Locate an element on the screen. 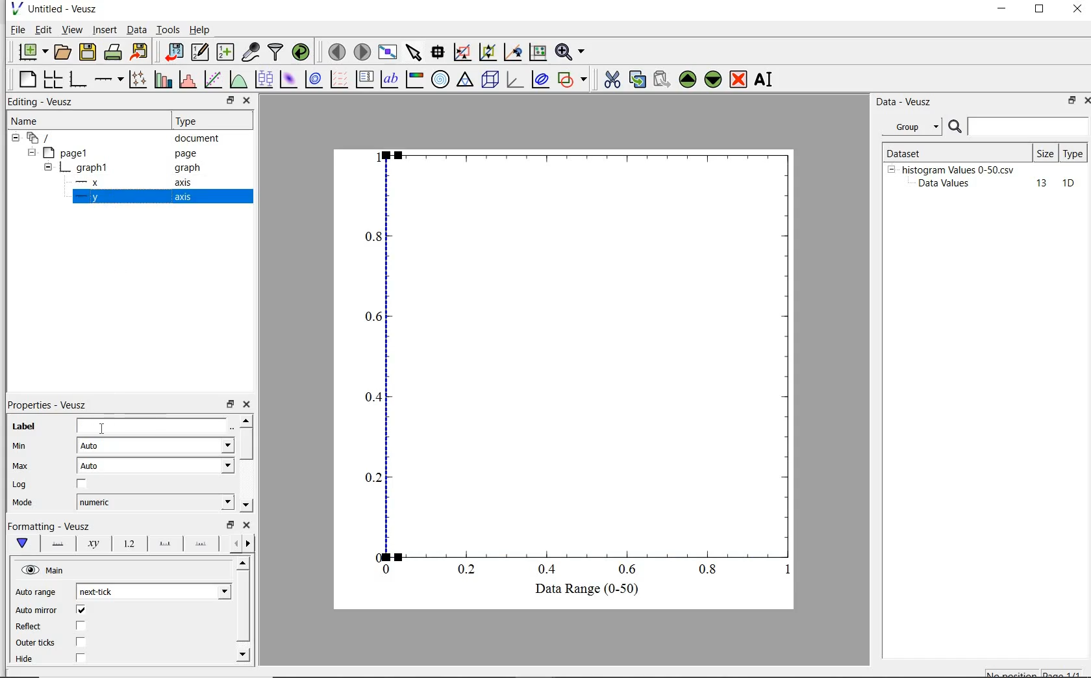  hide is located at coordinates (48, 168).